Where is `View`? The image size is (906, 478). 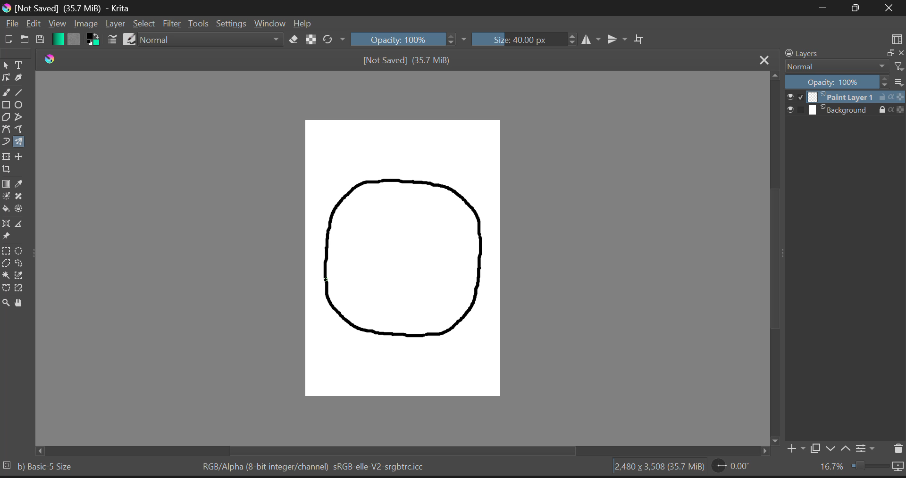 View is located at coordinates (57, 24).